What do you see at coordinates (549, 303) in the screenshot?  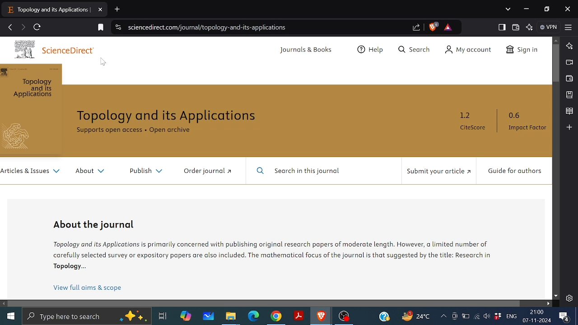 I see `Move right` at bounding box center [549, 303].